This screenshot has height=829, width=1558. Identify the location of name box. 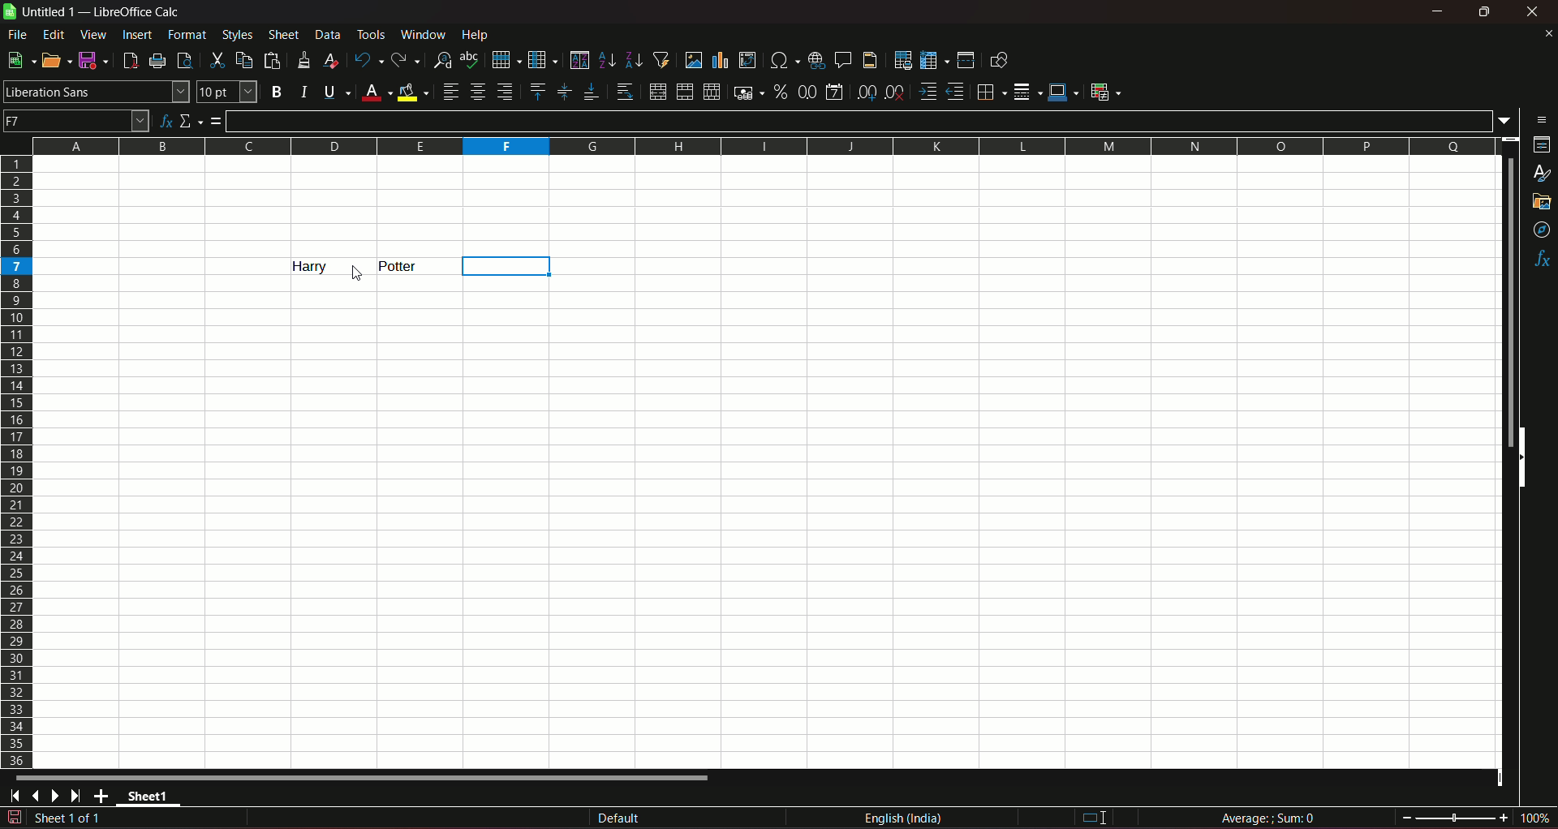
(76, 119).